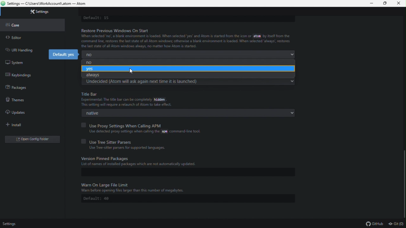 Image resolution: width=406 pixels, height=228 pixels. I want to click on open config editor, so click(32, 139).